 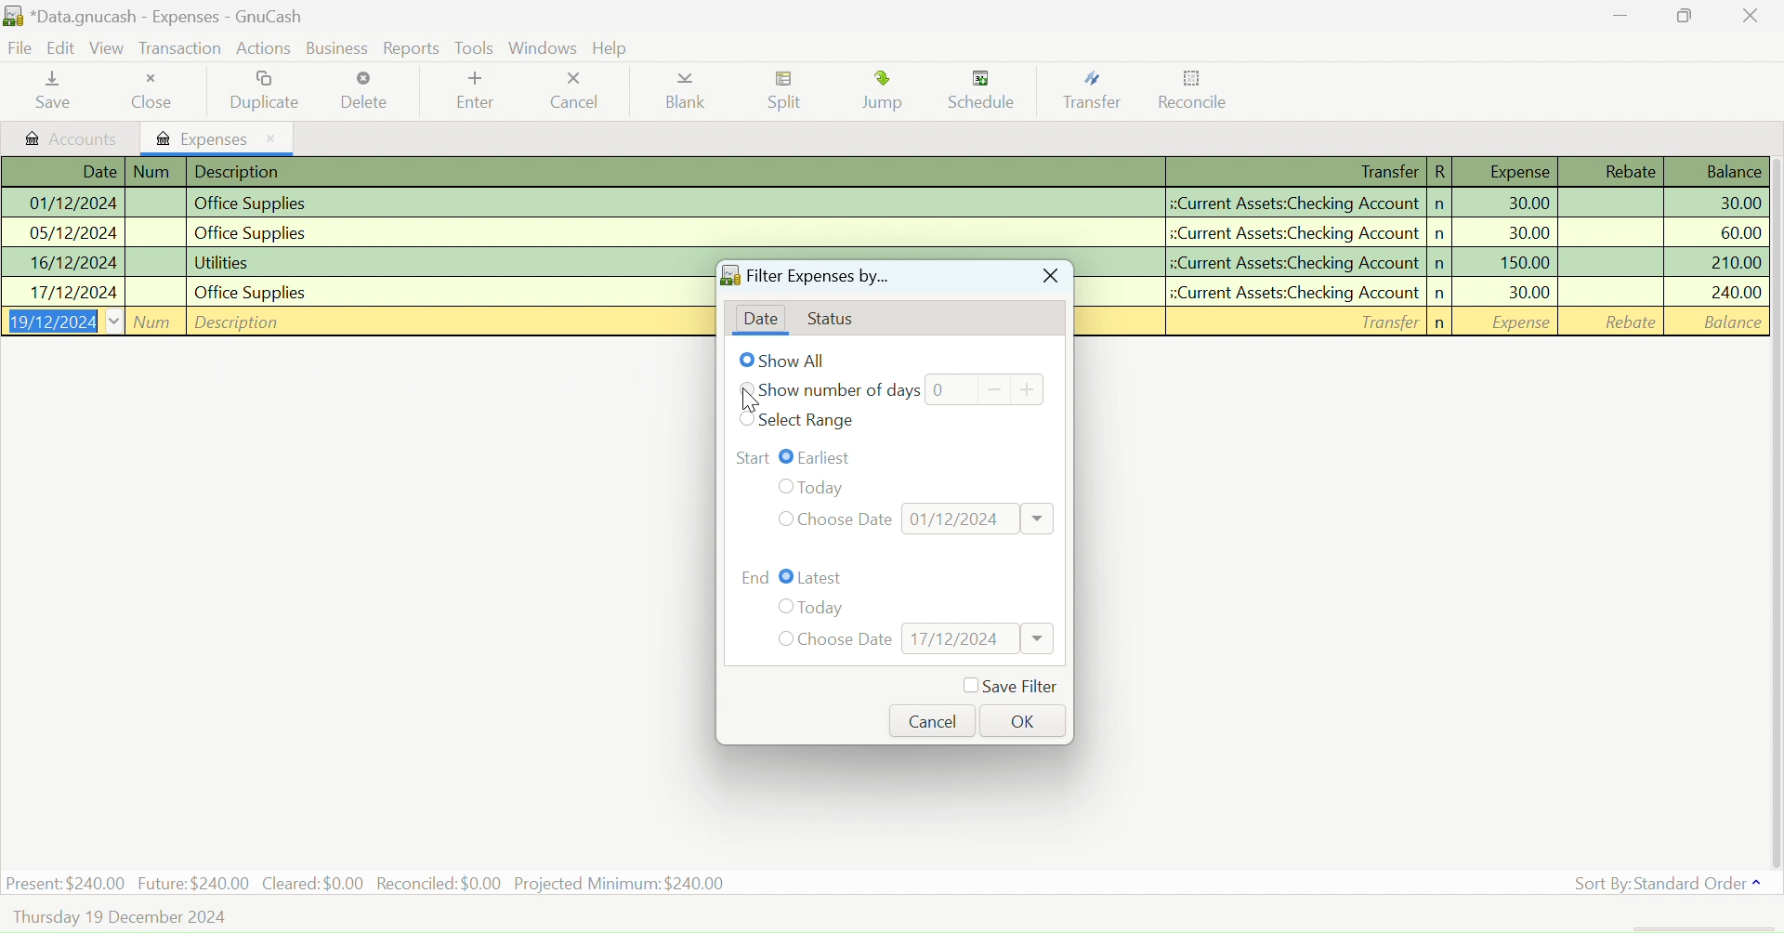 I want to click on Range Start: Earliest, so click(x=752, y=456).